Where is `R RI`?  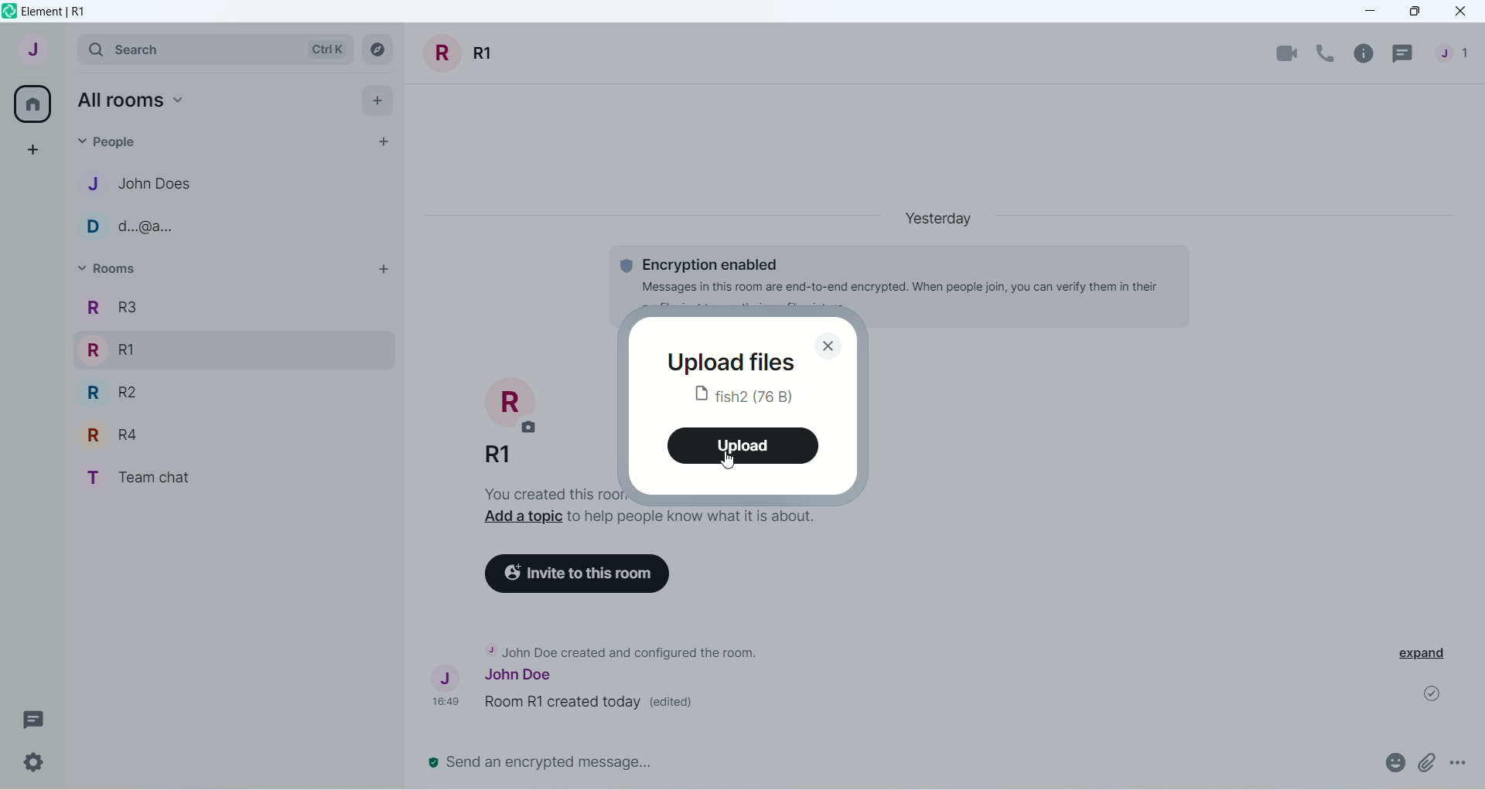 R RI is located at coordinates (111, 350).